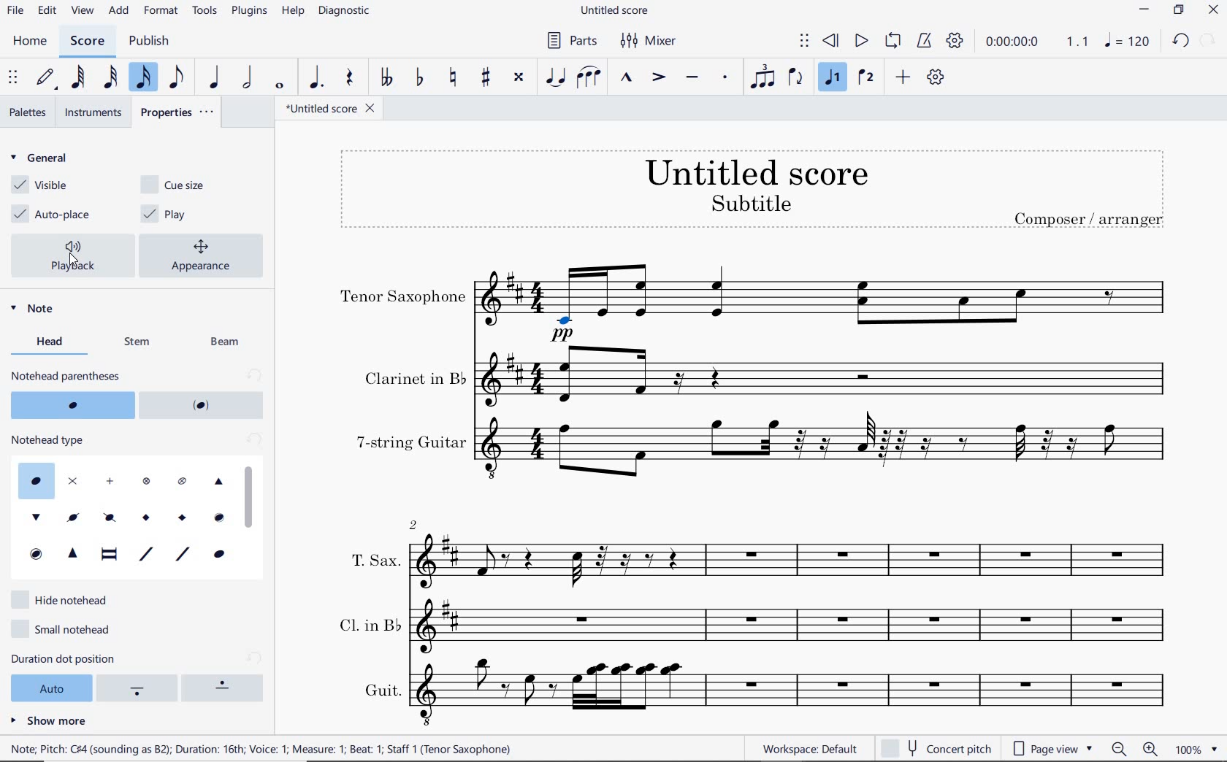 Image resolution: width=1227 pixels, height=762 pixels. I want to click on cue size, so click(182, 183).